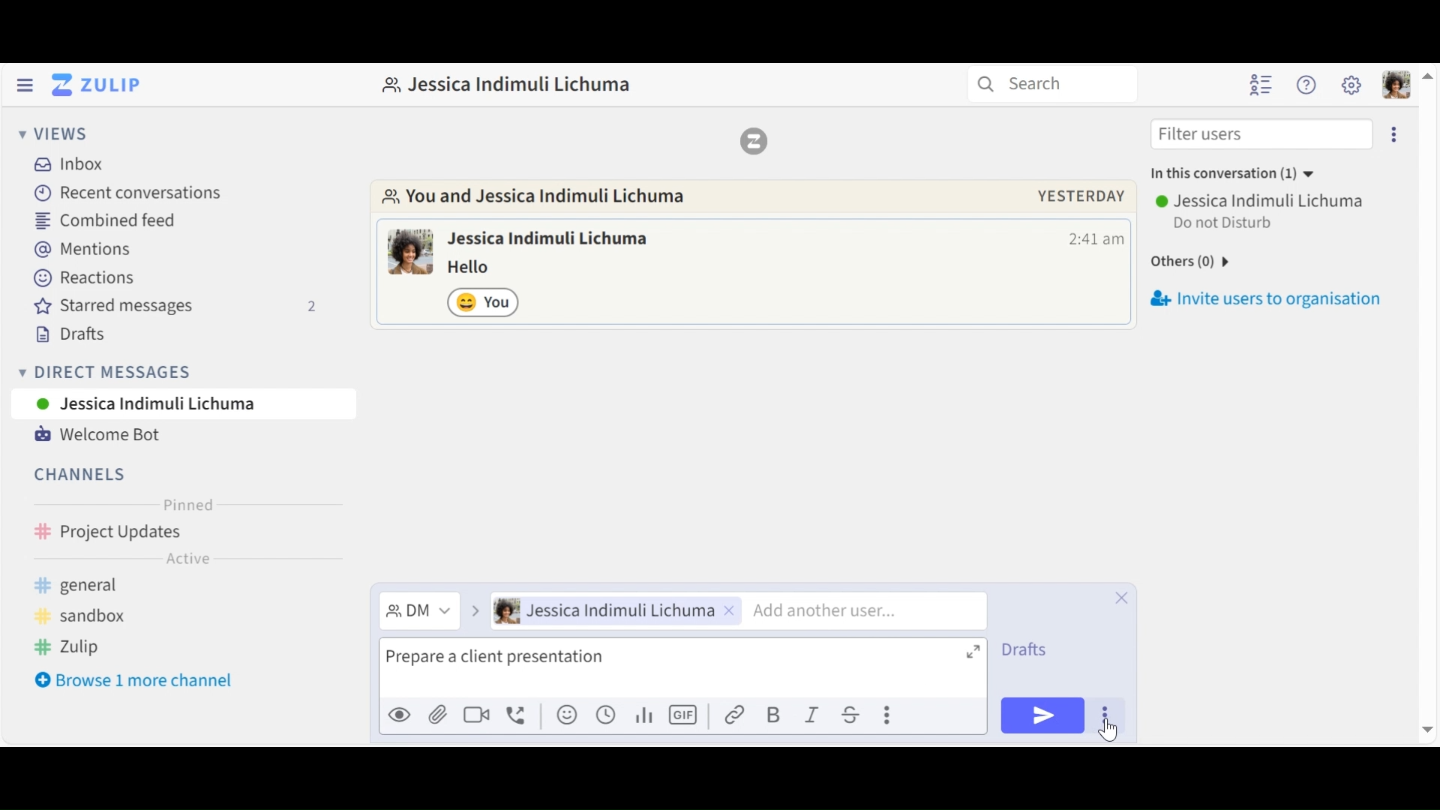 This screenshot has height=810, width=1440. I want to click on Starred messages, so click(176, 308).